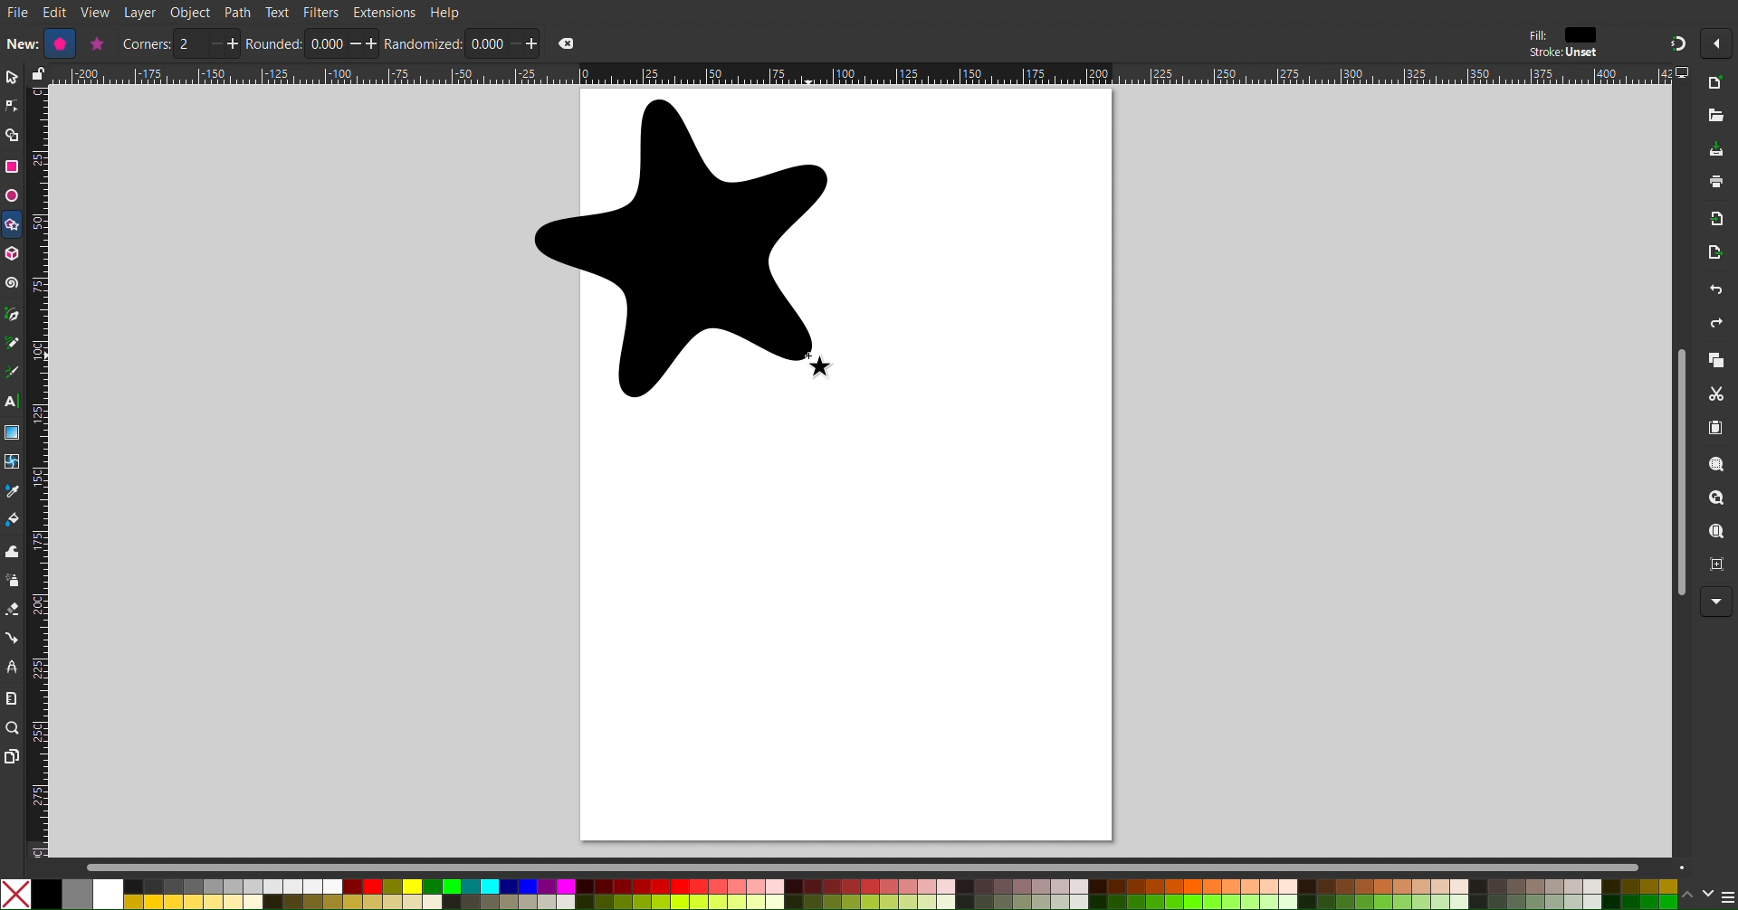  Describe the element at coordinates (17, 14) in the screenshot. I see `File` at that location.